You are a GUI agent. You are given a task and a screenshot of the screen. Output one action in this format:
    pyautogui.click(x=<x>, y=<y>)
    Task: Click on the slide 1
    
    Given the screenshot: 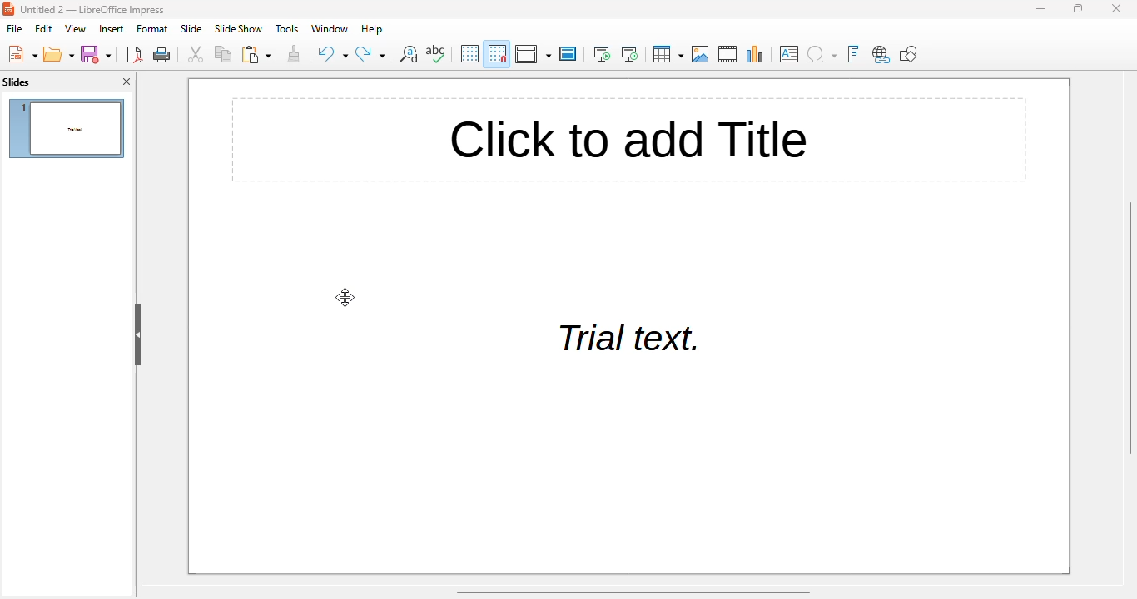 What is the action you would take?
    pyautogui.click(x=66, y=129)
    